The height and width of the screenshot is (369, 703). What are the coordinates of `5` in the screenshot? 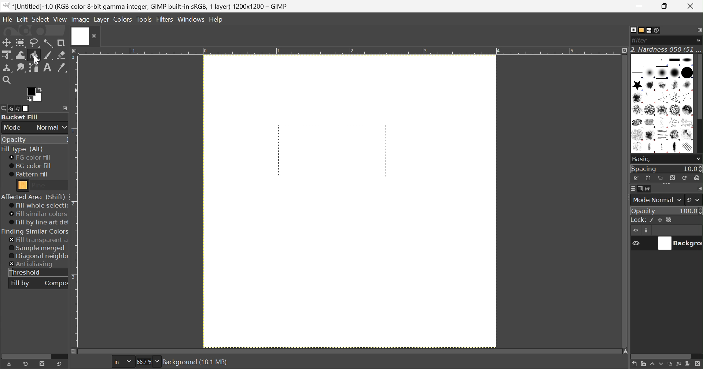 It's located at (572, 51).